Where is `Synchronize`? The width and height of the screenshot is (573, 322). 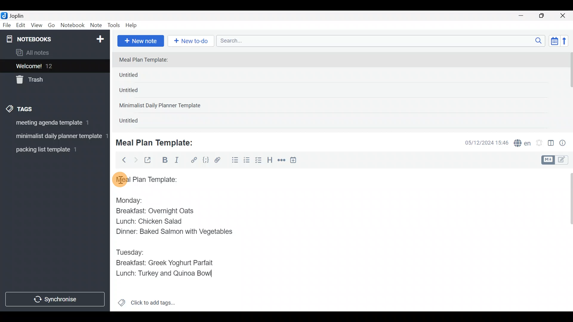 Synchronize is located at coordinates (56, 299).